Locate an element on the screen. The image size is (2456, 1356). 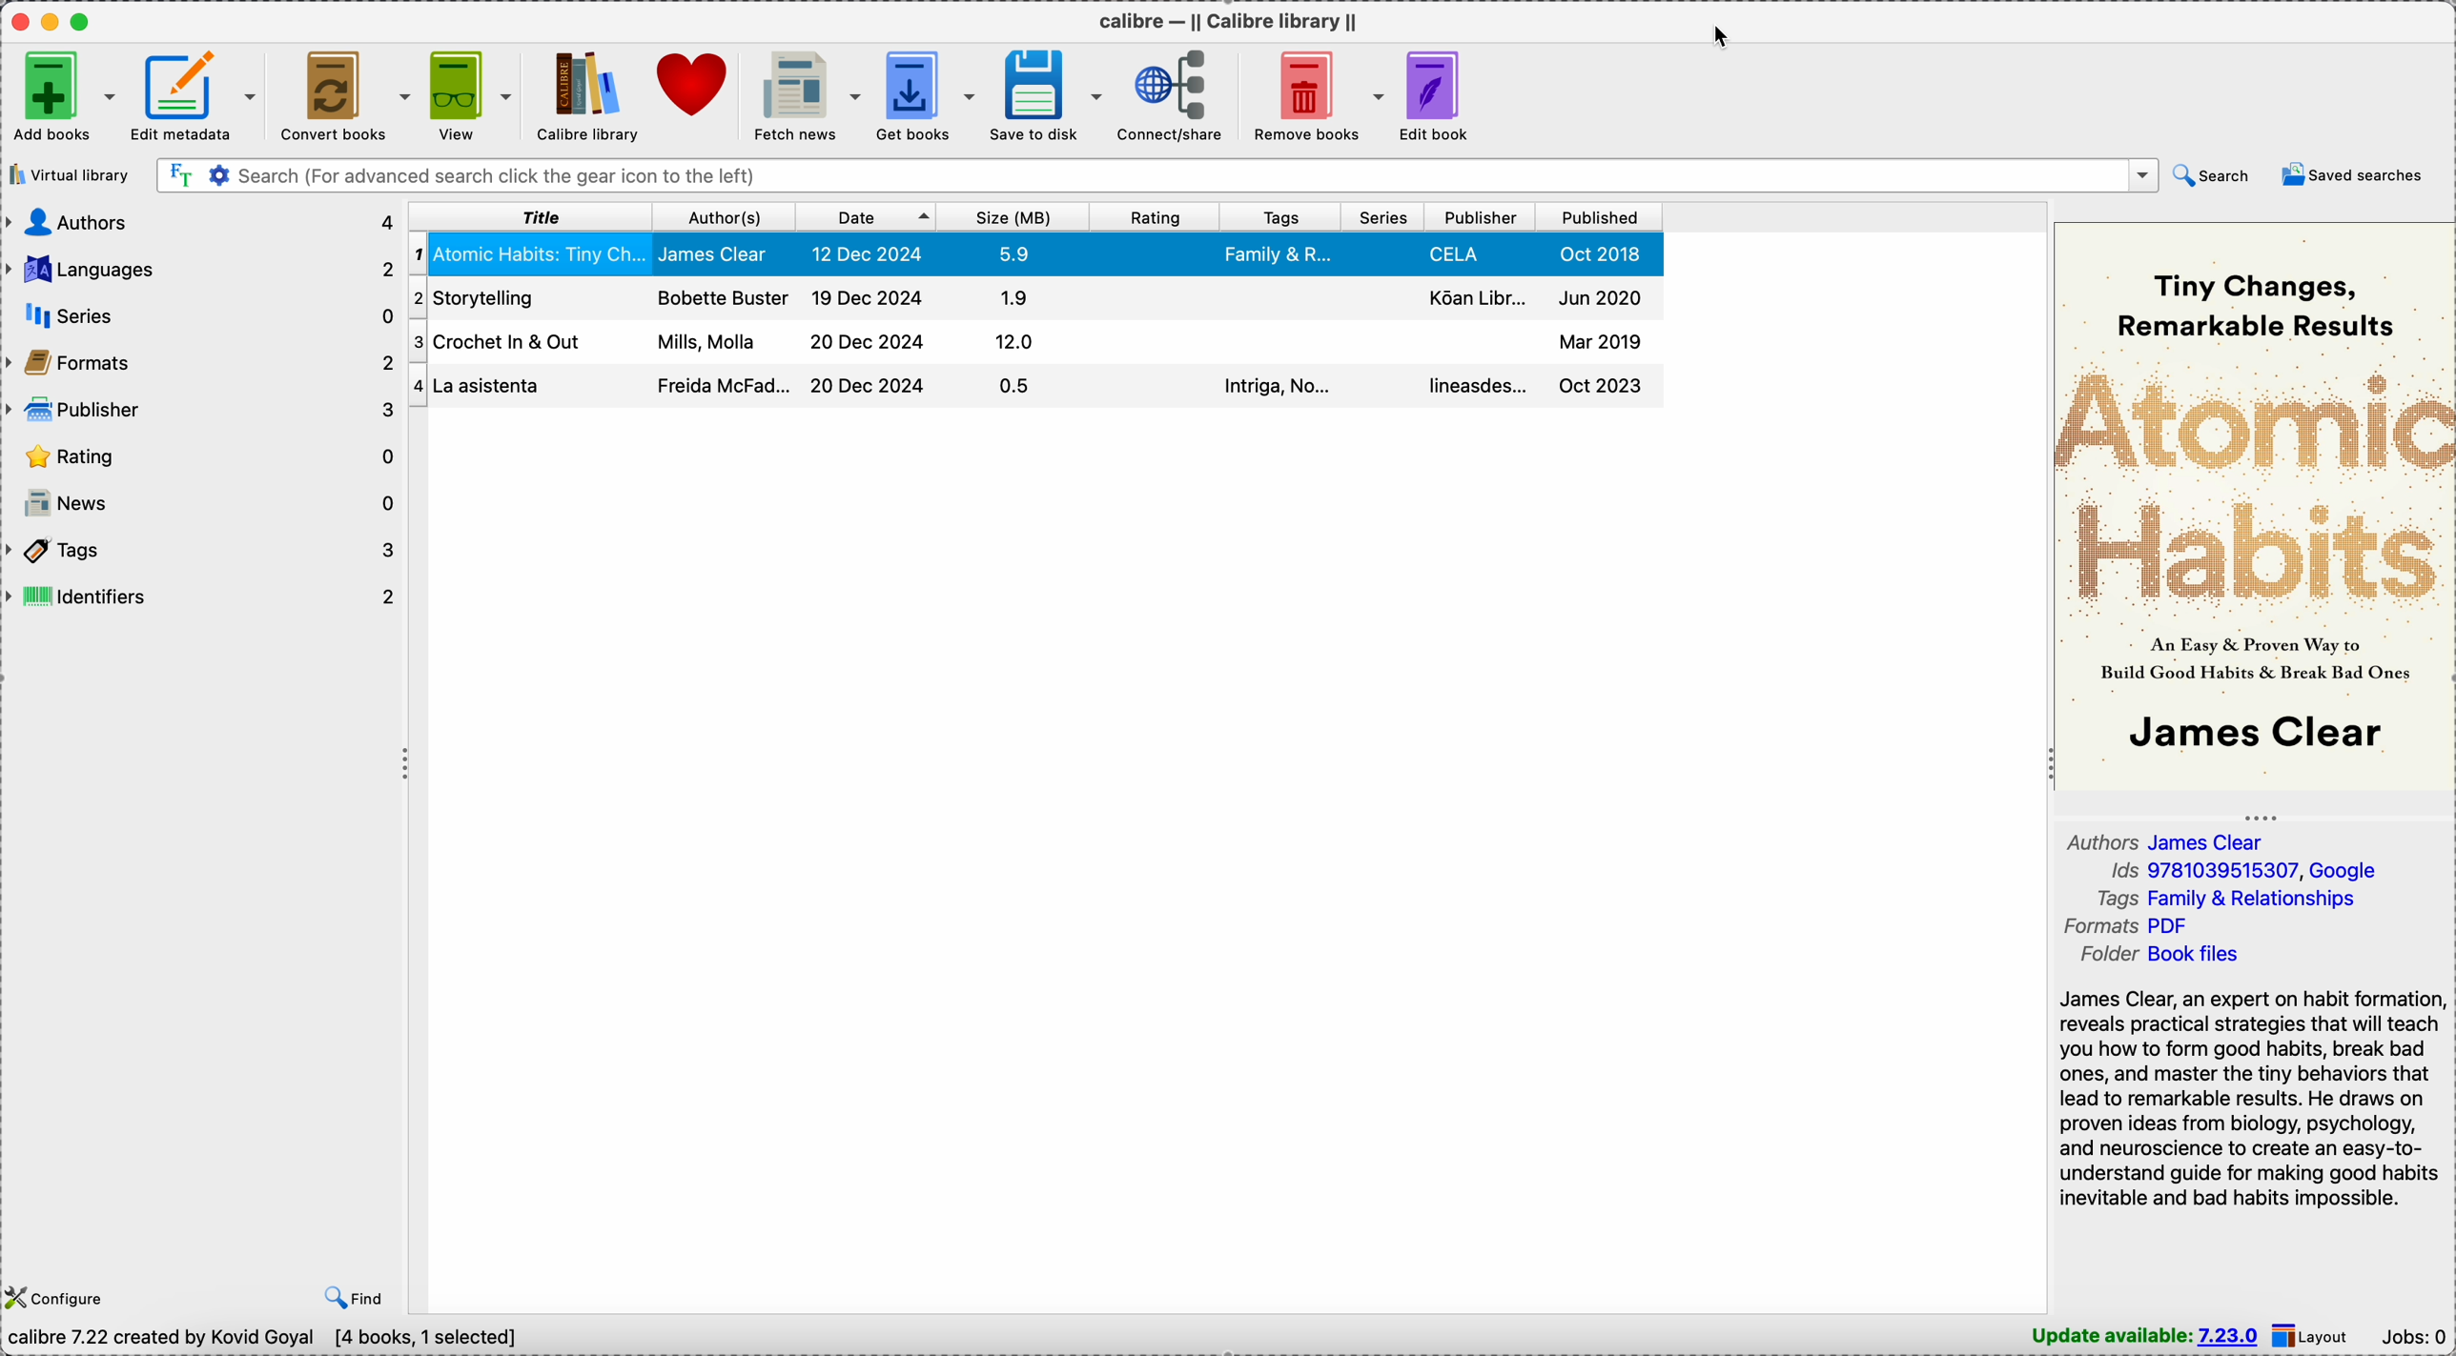
tags is located at coordinates (1280, 217).